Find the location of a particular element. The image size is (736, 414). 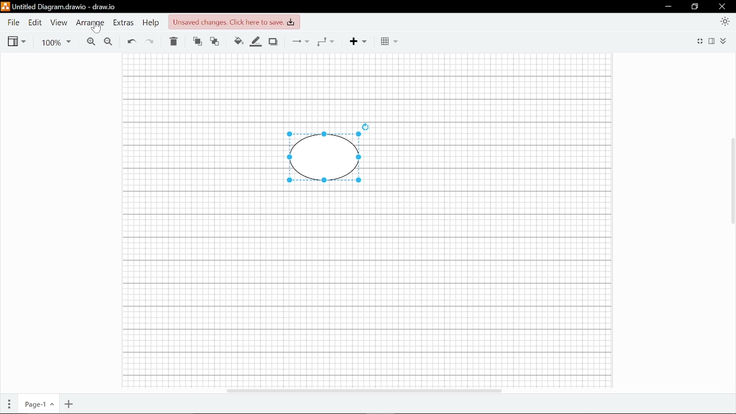

Delete is located at coordinates (173, 42).